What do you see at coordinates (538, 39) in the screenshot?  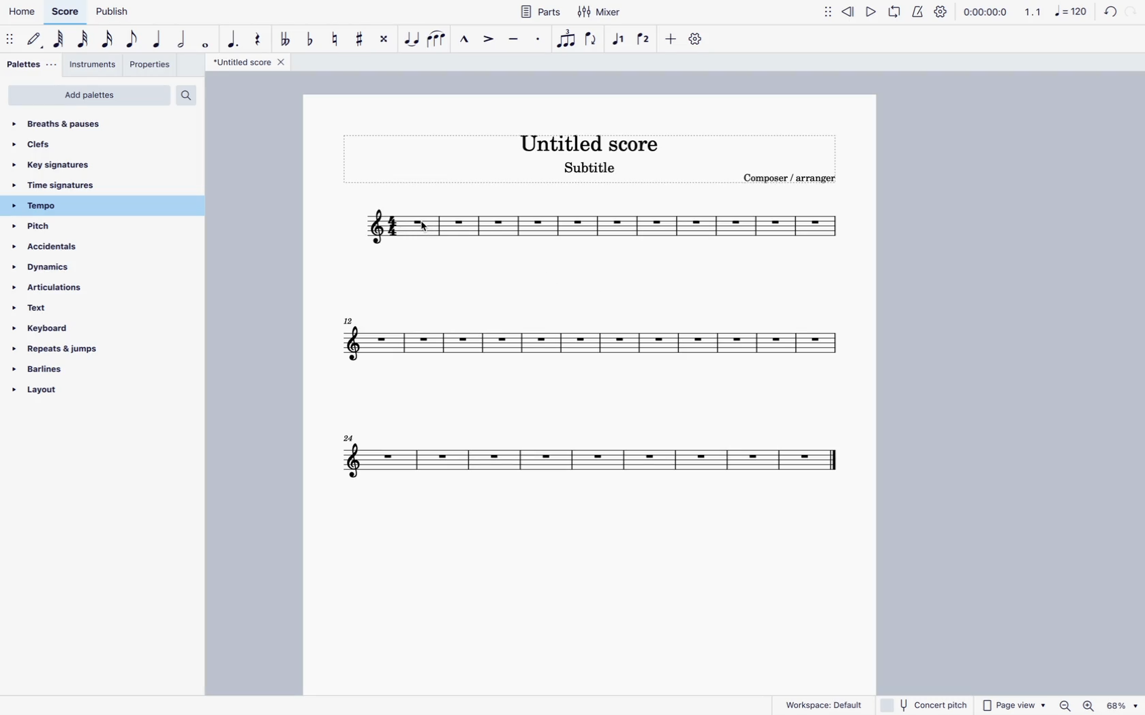 I see `staccato` at bounding box center [538, 39].